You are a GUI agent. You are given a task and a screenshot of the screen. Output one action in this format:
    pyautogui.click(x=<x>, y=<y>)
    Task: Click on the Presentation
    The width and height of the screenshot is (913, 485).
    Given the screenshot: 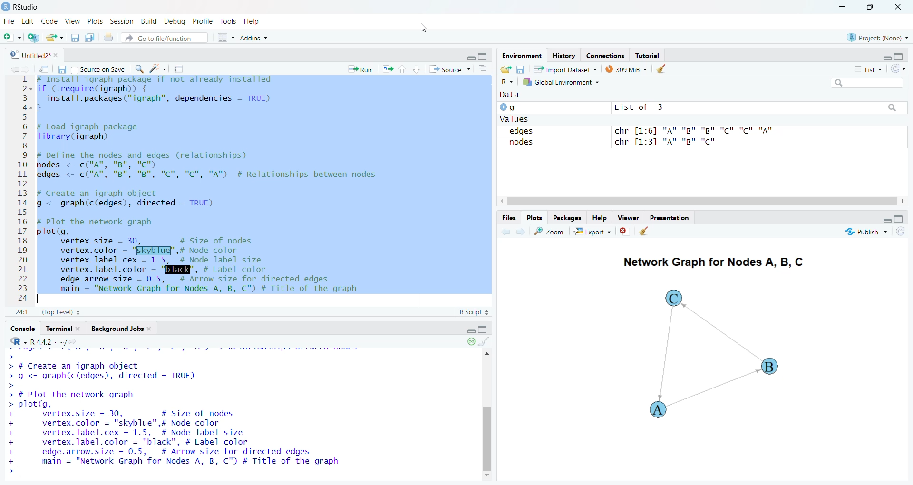 What is the action you would take?
    pyautogui.click(x=673, y=218)
    